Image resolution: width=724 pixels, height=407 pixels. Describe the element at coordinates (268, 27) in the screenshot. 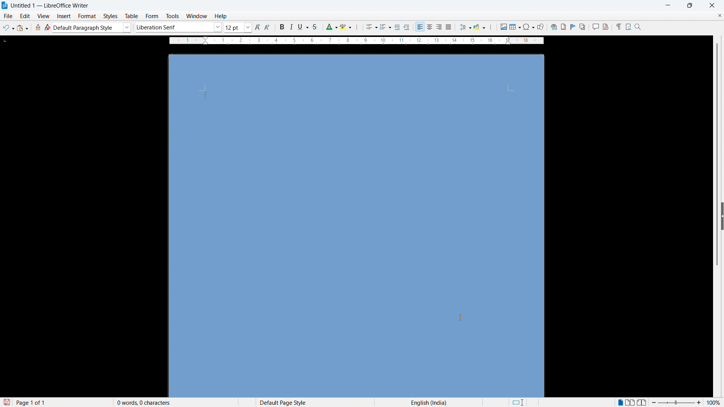

I see `Reduce font size ` at that location.